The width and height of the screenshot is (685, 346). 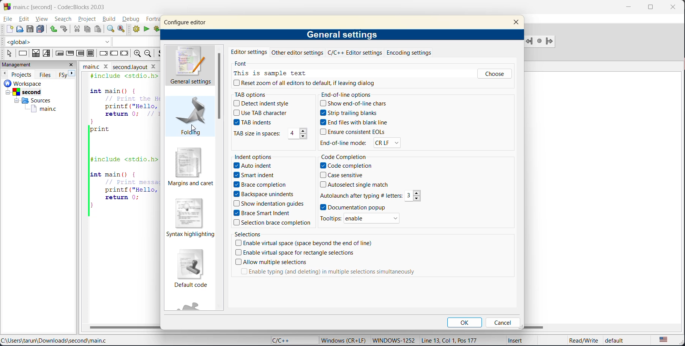 I want to click on instruction, so click(x=23, y=54).